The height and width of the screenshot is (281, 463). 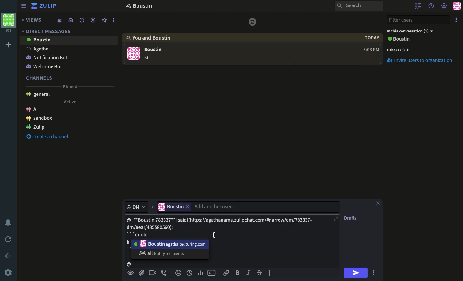 I want to click on Link, so click(x=226, y=273).